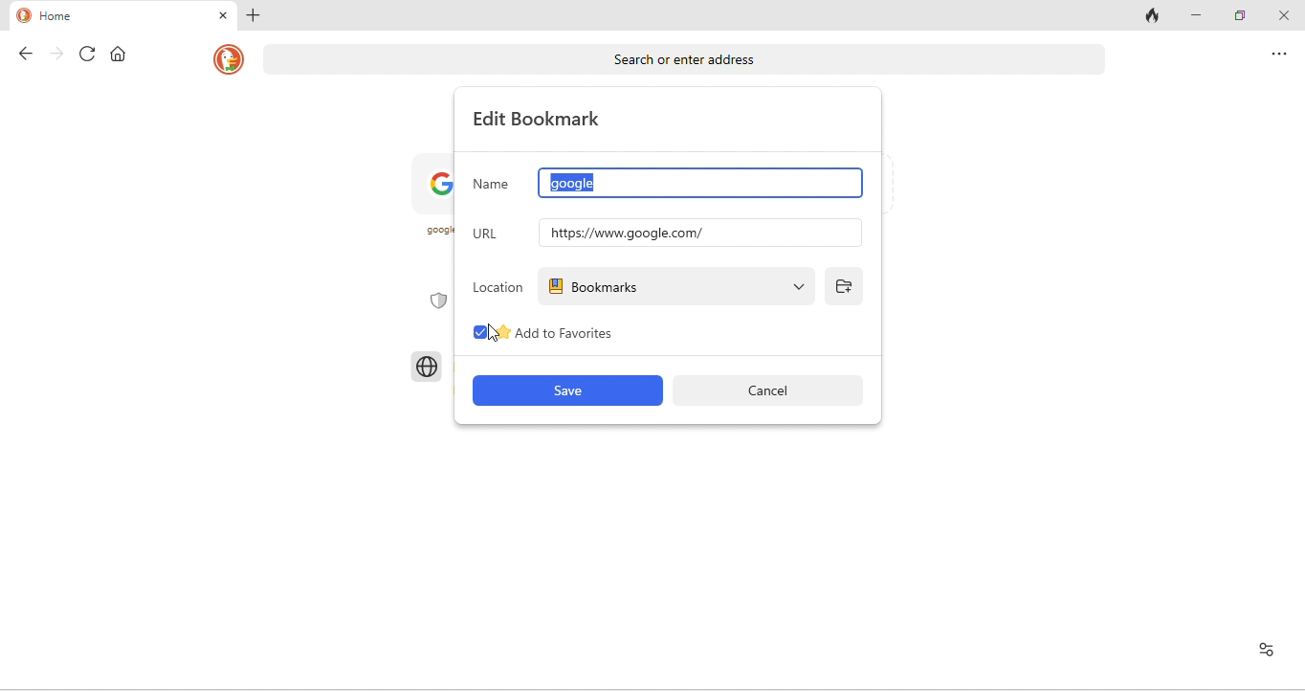 The width and height of the screenshot is (1305, 691). What do you see at coordinates (50, 55) in the screenshot?
I see `forward` at bounding box center [50, 55].